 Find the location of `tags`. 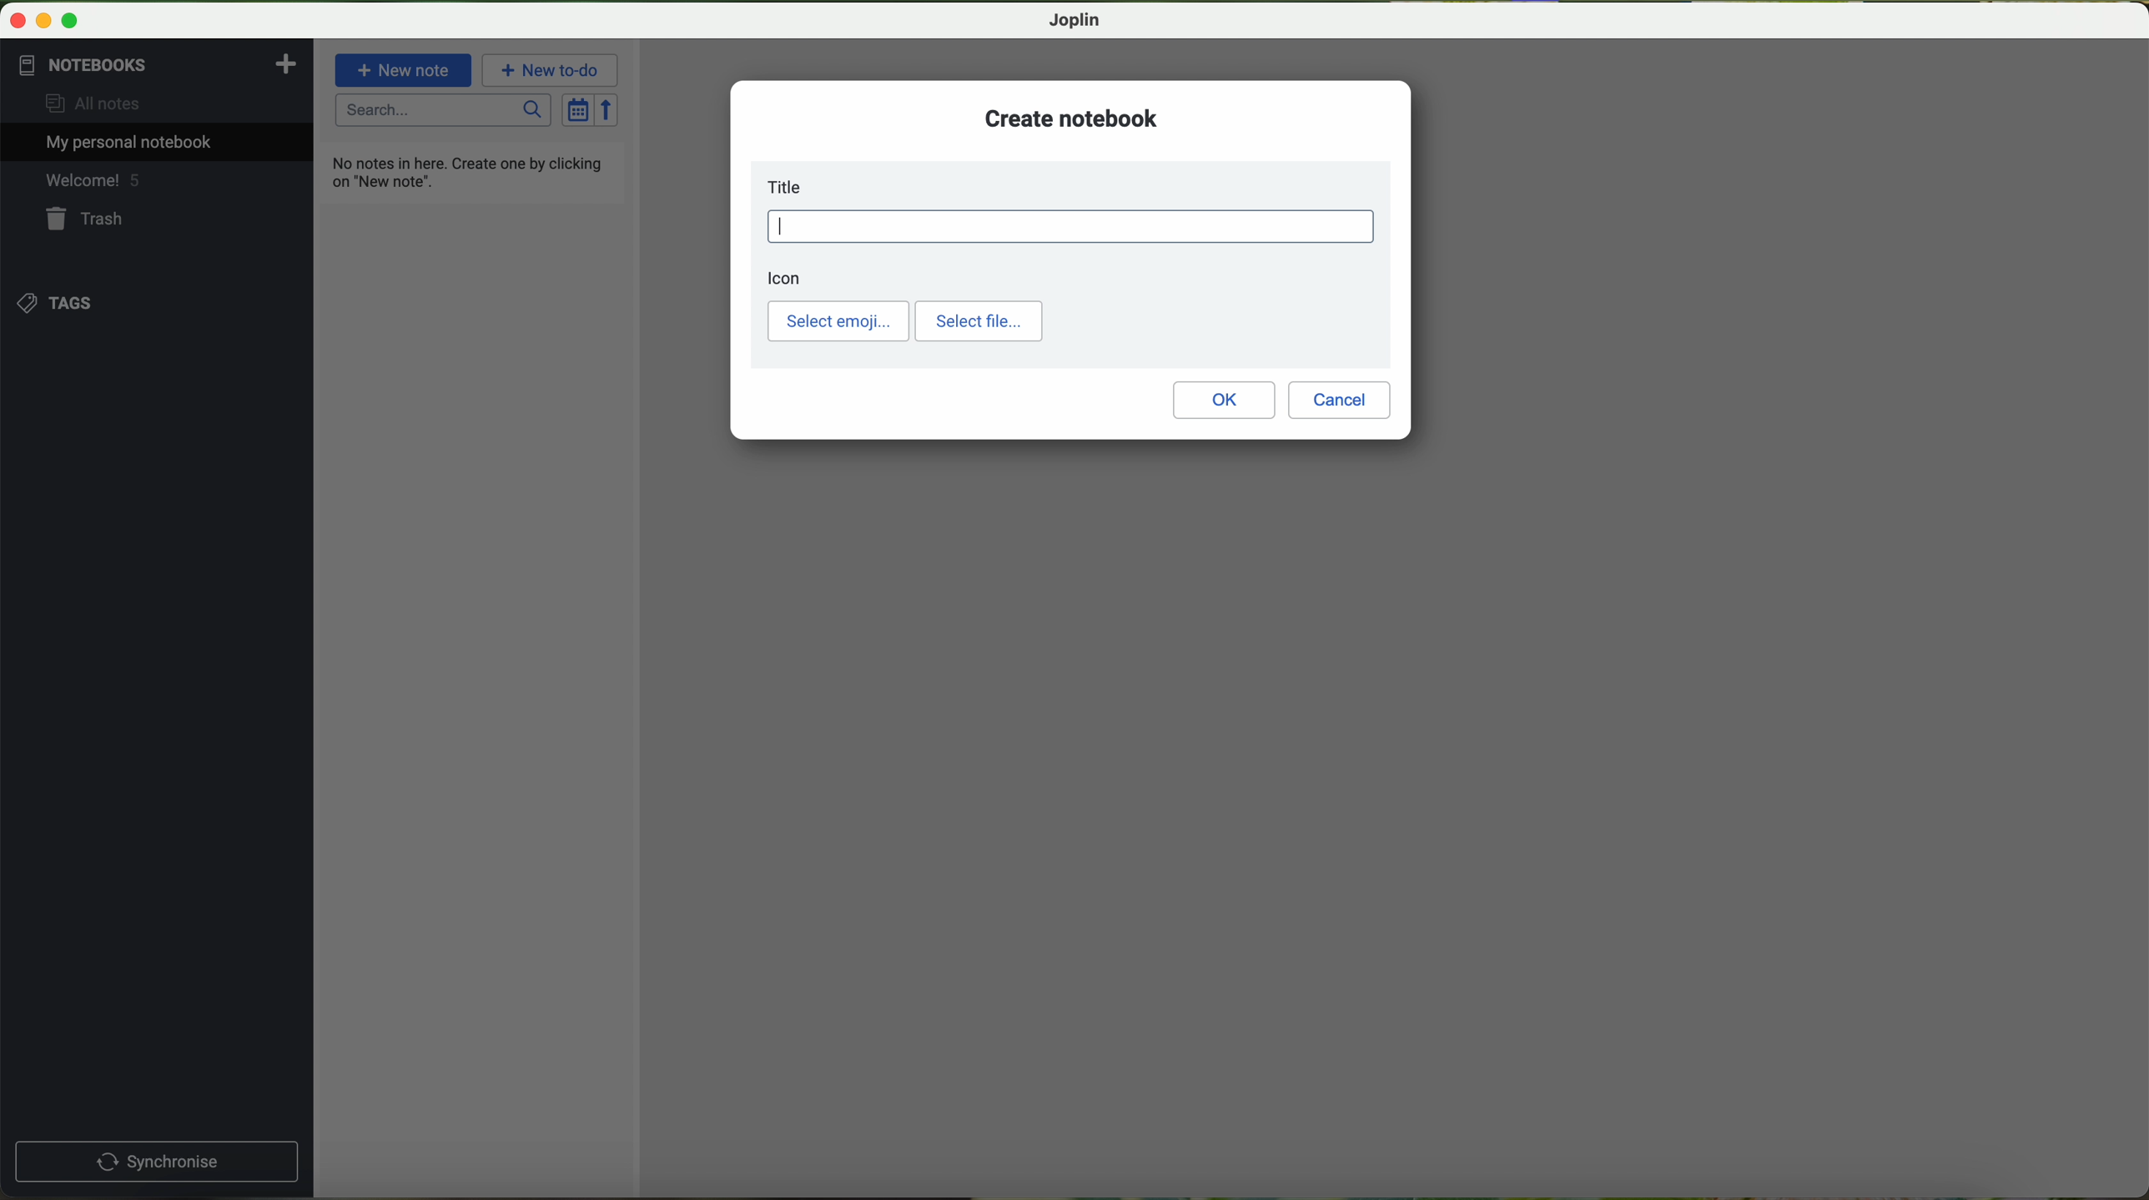

tags is located at coordinates (53, 301).